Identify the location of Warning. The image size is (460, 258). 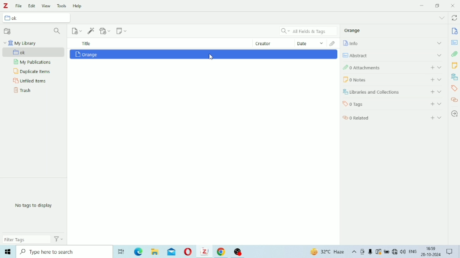
(379, 252).